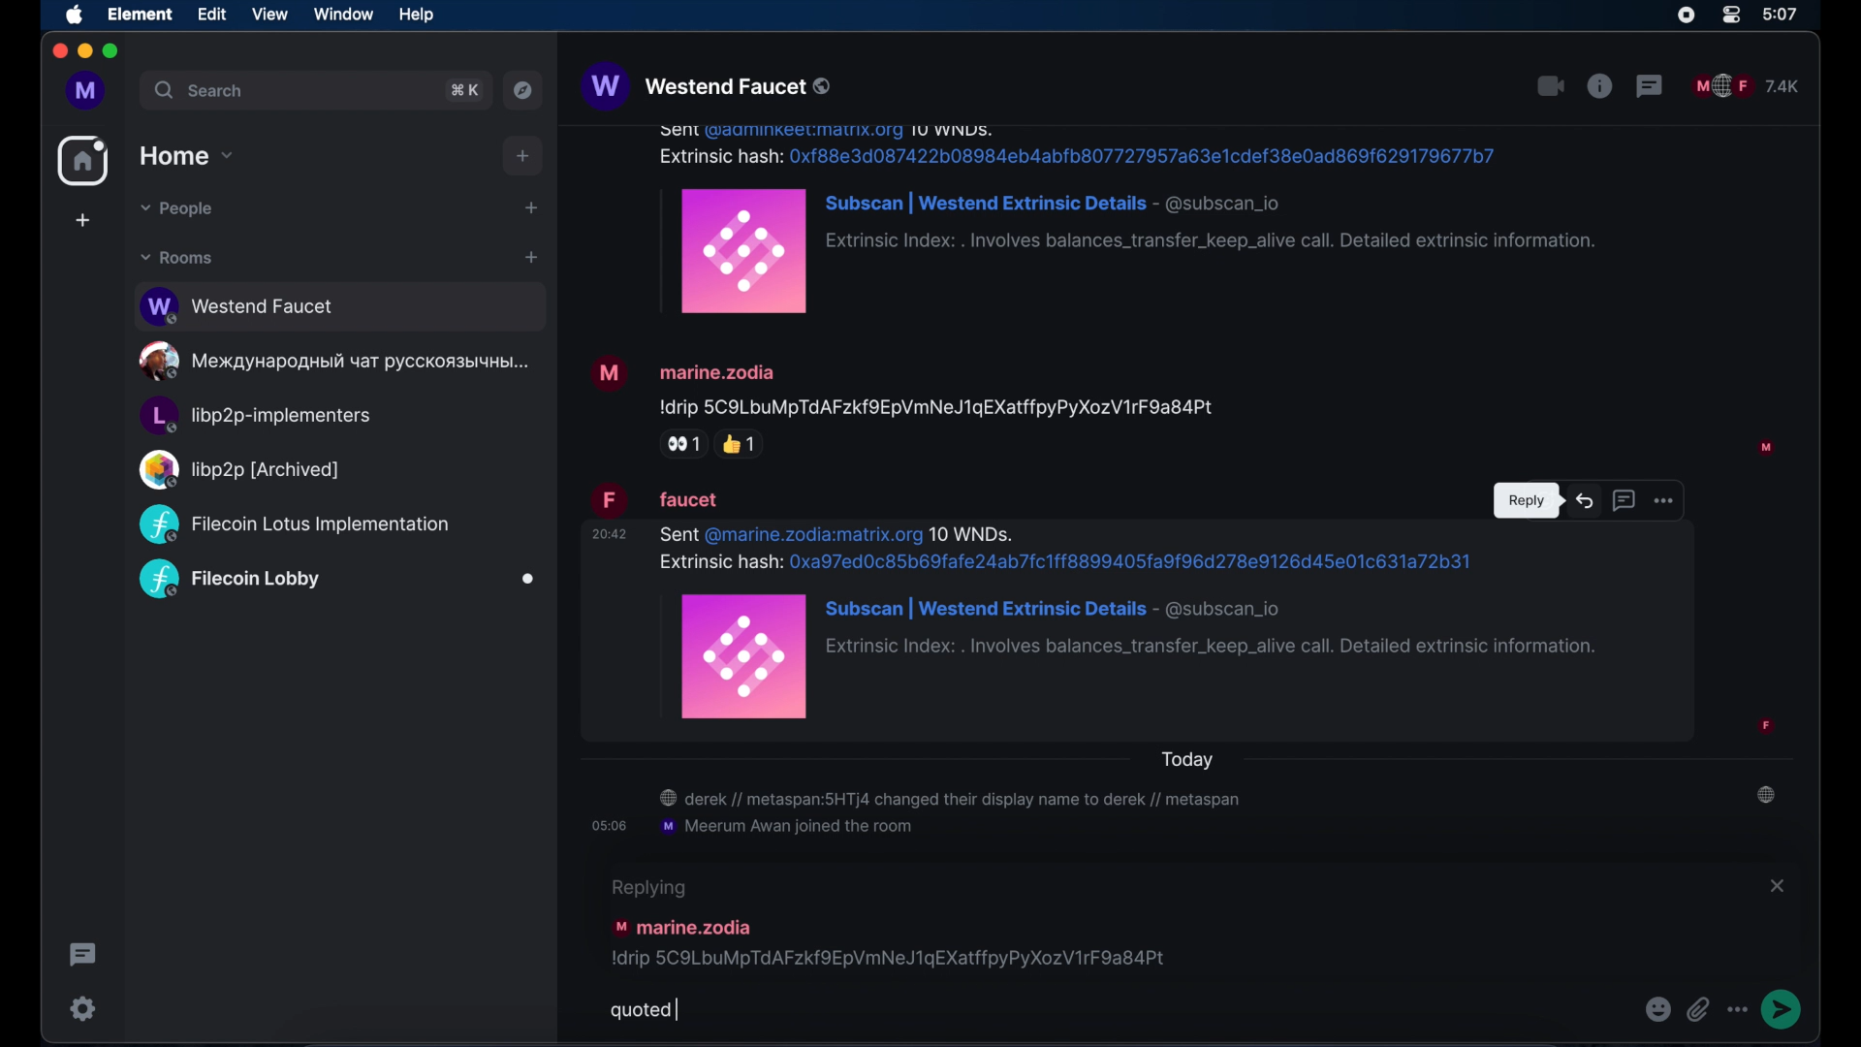 The image size is (1861, 1047). I want to click on control center, so click(1730, 16).